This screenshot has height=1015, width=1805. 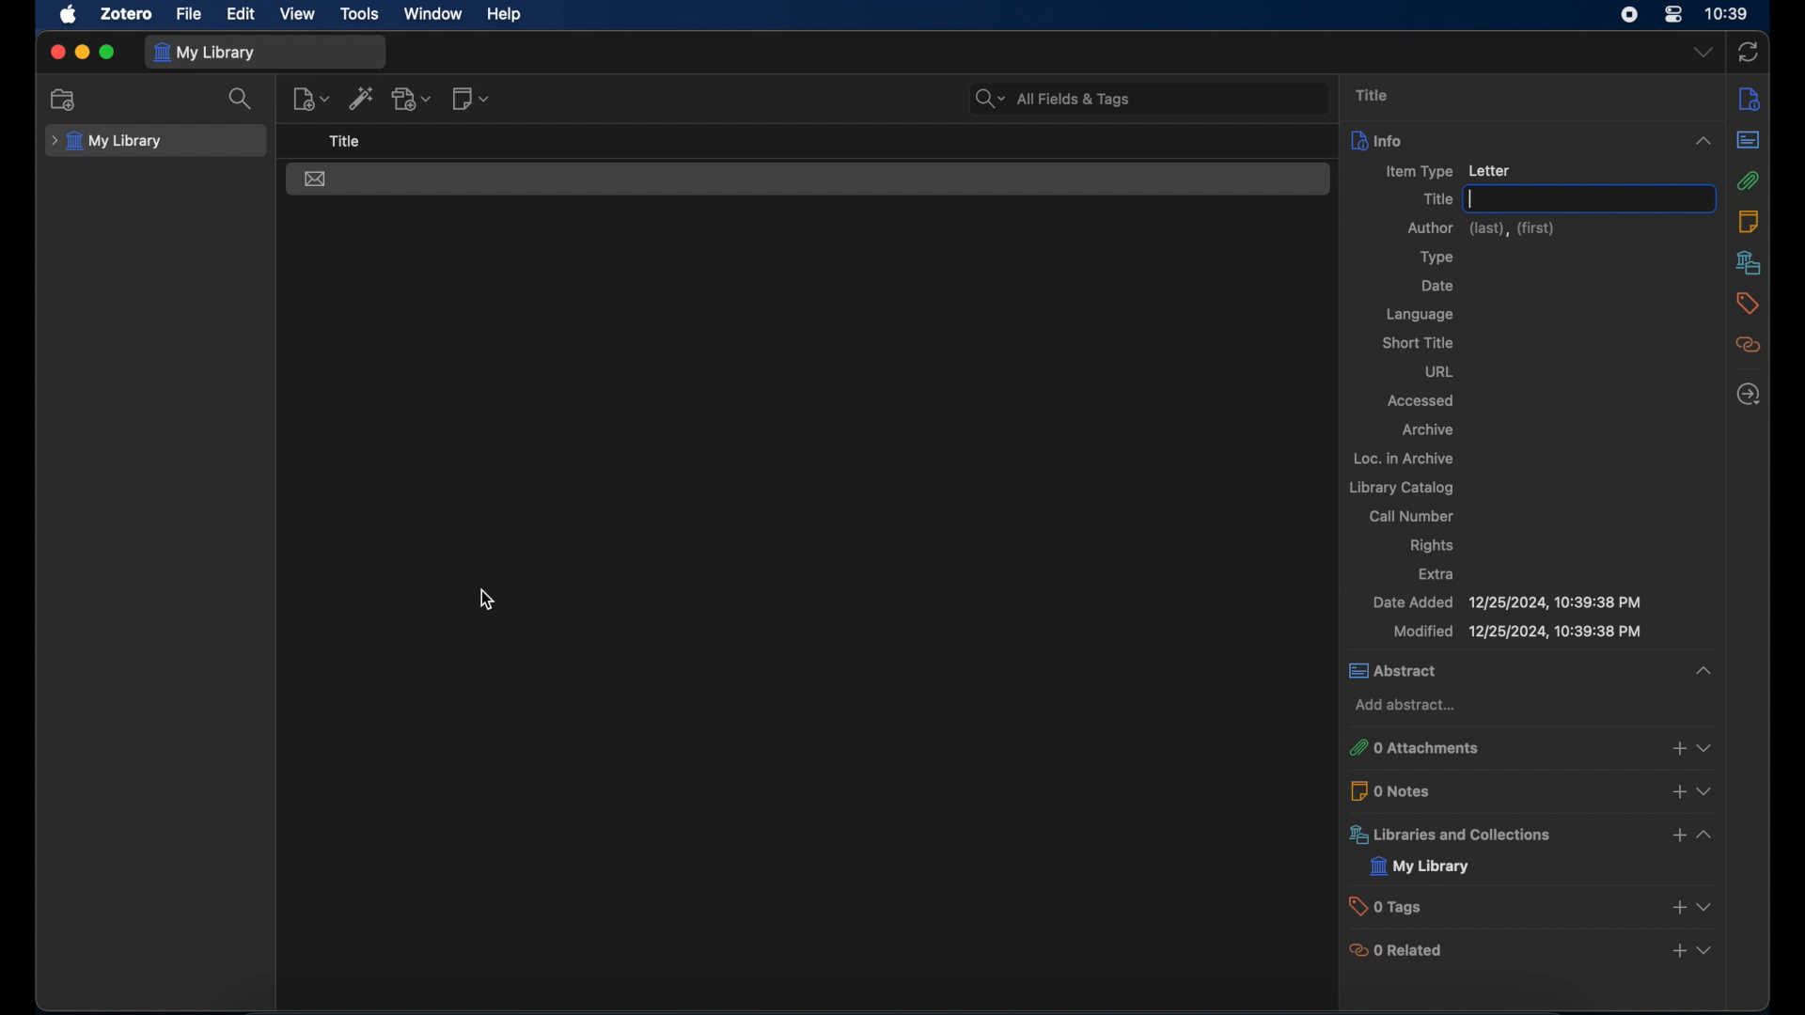 What do you see at coordinates (1677, 906) in the screenshot?
I see `add` at bounding box center [1677, 906].